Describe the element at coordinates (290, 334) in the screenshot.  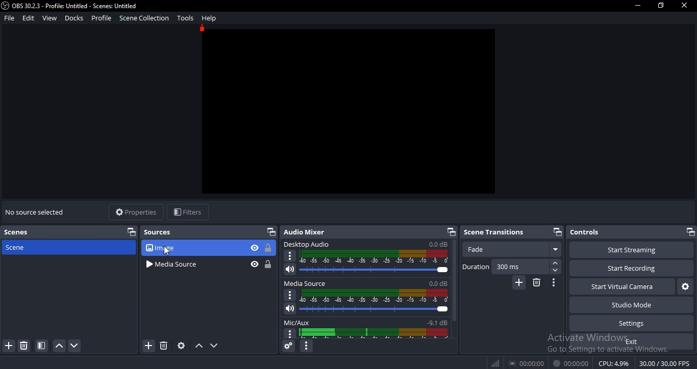
I see `options` at that location.